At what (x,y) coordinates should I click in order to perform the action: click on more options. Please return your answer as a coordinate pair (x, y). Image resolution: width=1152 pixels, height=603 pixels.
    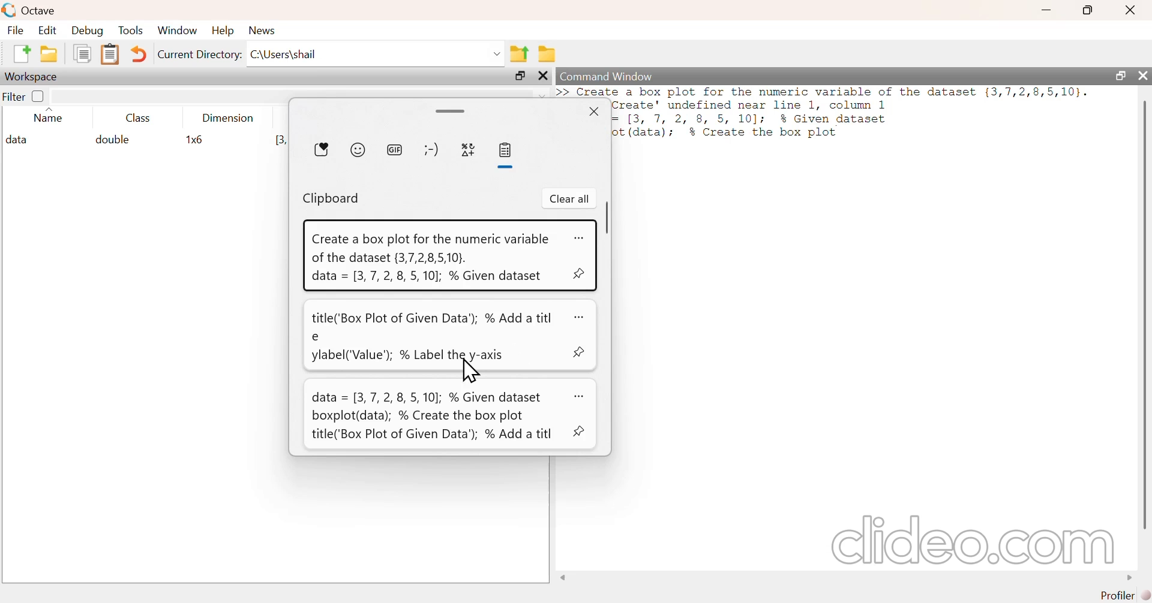
    Looking at the image, I should click on (578, 239).